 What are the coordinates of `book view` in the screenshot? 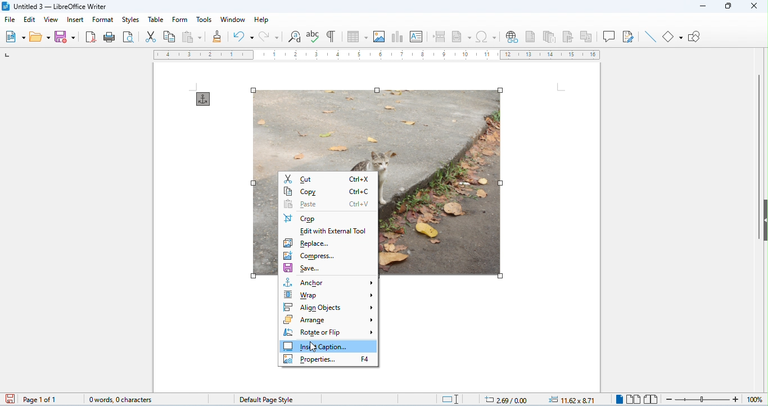 It's located at (650, 399).